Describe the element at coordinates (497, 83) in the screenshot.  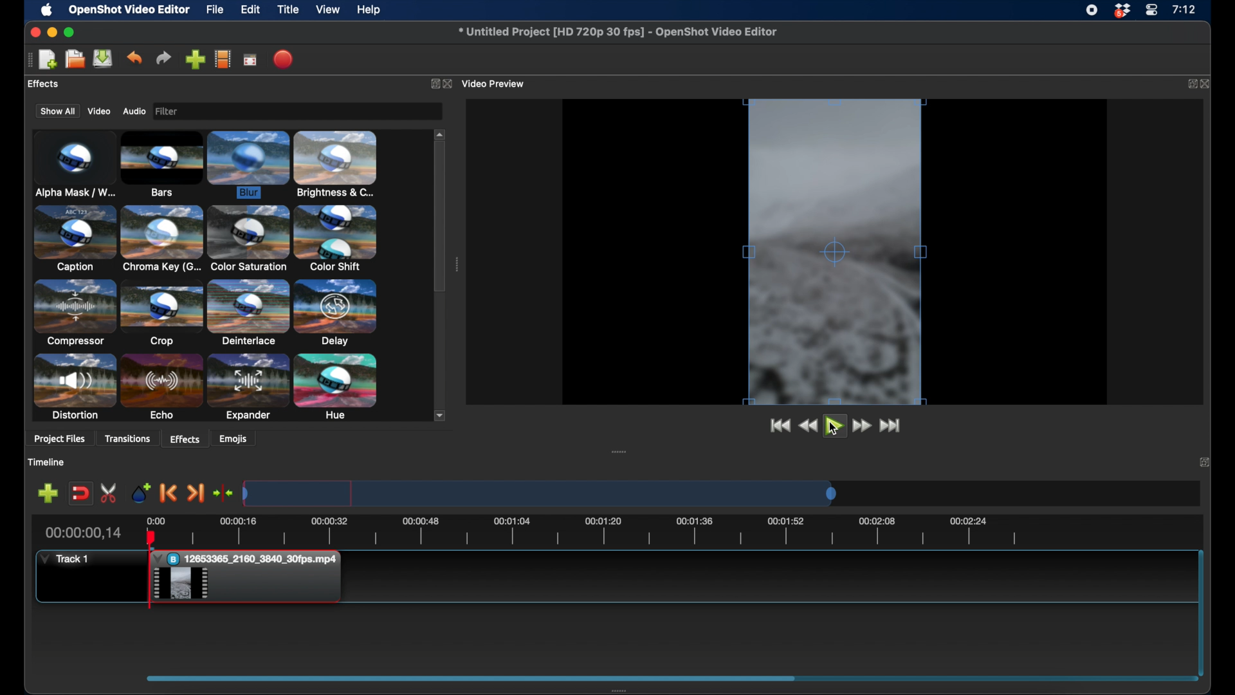
I see `video preview` at that location.